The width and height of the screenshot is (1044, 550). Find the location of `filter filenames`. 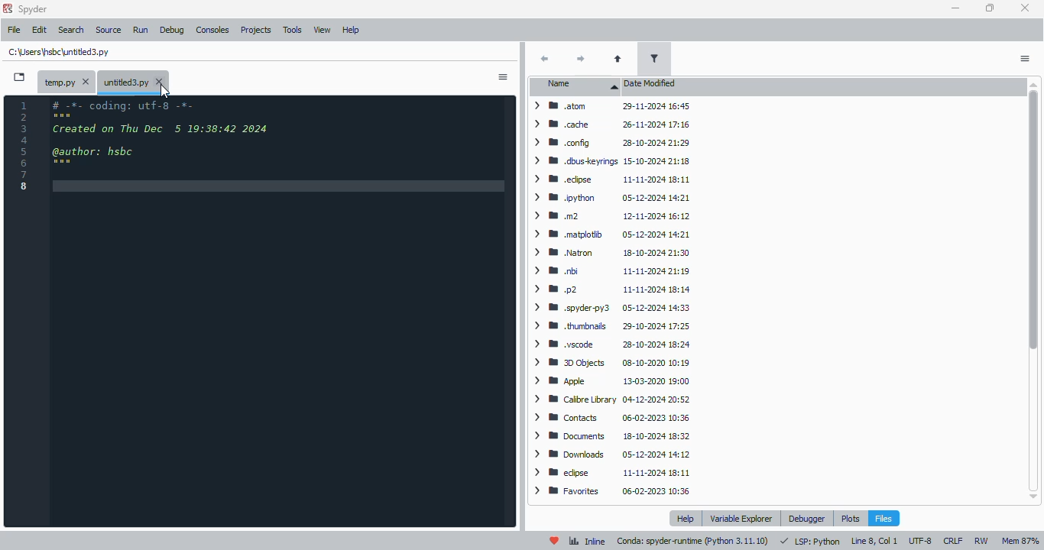

filter filenames is located at coordinates (654, 59).